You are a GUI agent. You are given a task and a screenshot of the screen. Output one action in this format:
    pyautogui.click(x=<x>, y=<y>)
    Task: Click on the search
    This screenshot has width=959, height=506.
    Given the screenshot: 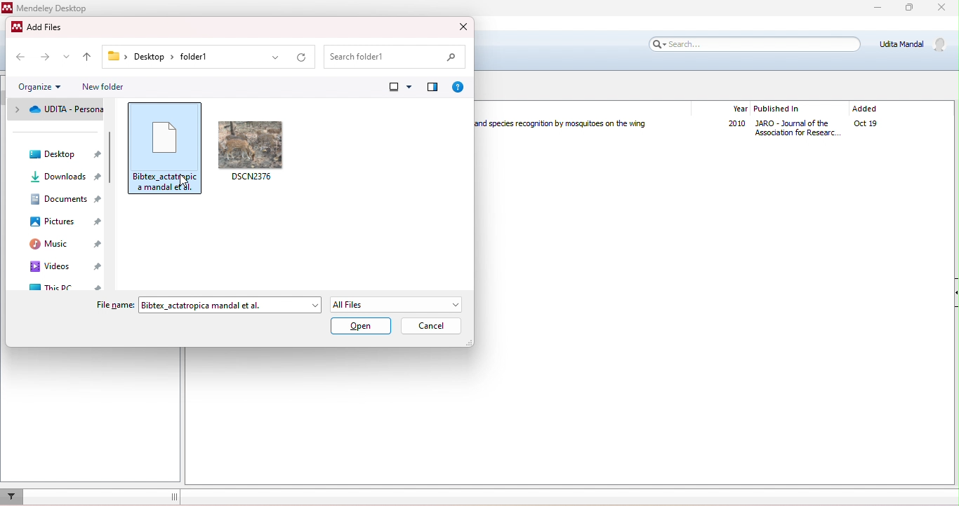 What is the action you would take?
    pyautogui.click(x=753, y=46)
    